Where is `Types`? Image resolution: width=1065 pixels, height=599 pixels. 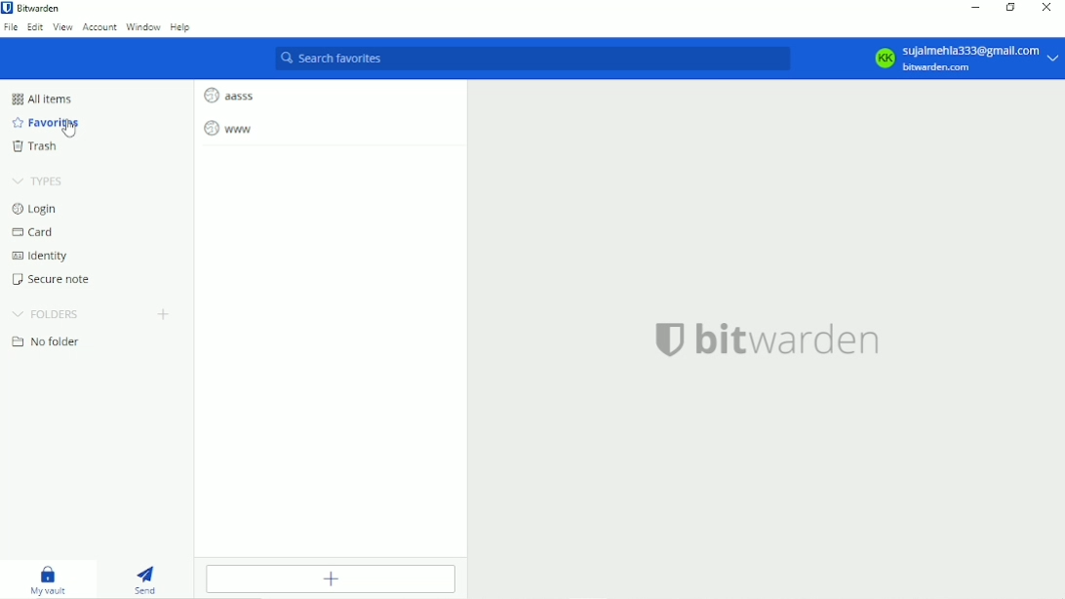
Types is located at coordinates (39, 180).